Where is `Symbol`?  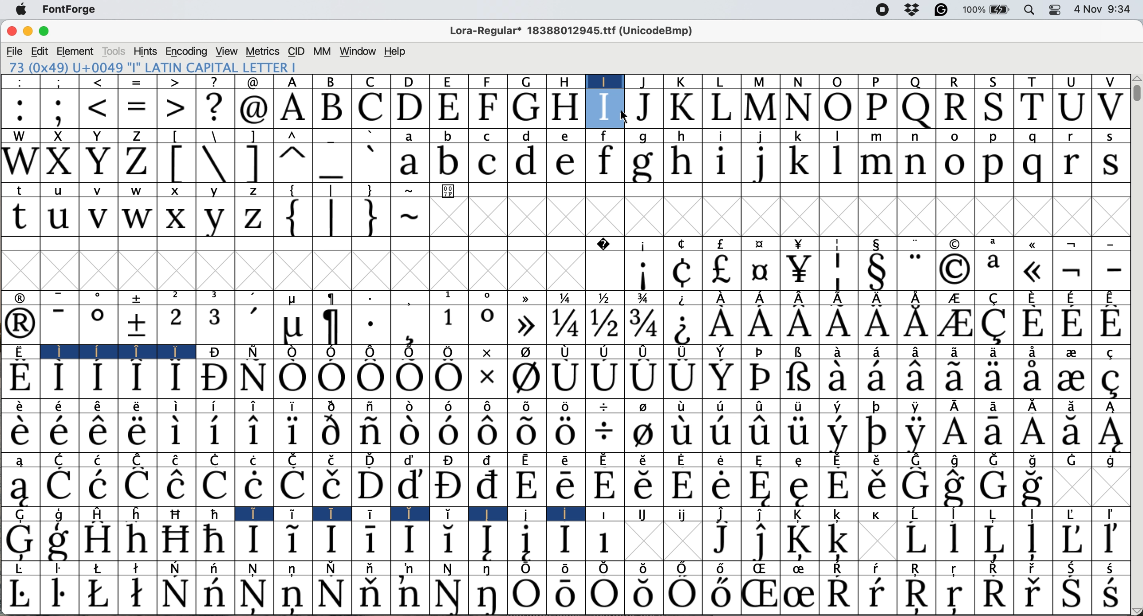 Symbol is located at coordinates (1111, 381).